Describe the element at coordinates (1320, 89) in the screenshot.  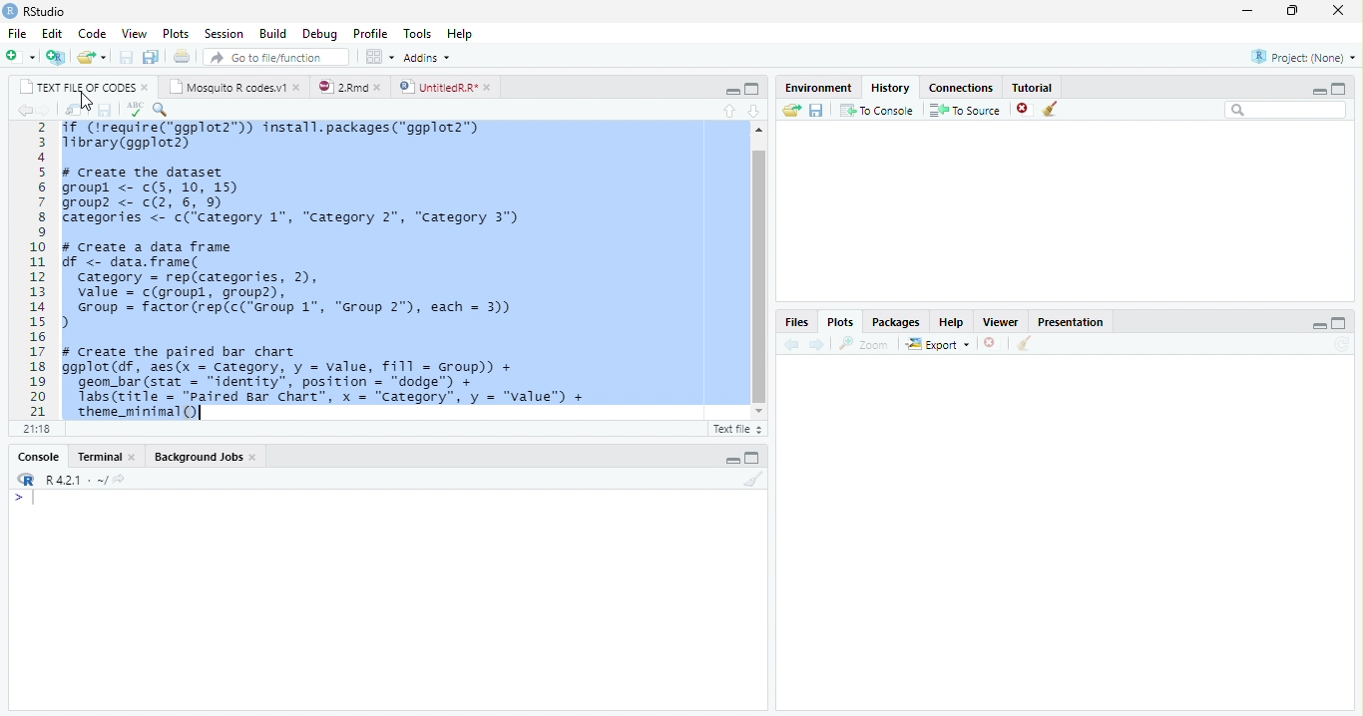
I see `minimize` at that location.